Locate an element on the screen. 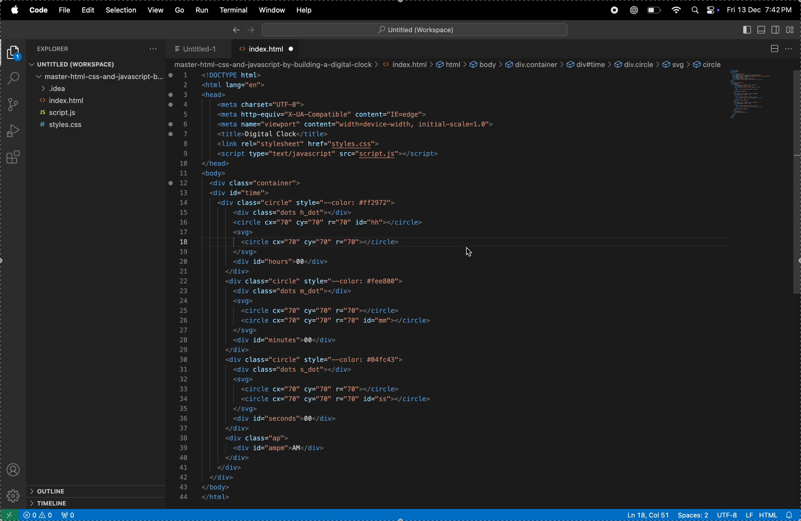 The width and height of the screenshot is (801, 521). index.html is located at coordinates (266, 48).